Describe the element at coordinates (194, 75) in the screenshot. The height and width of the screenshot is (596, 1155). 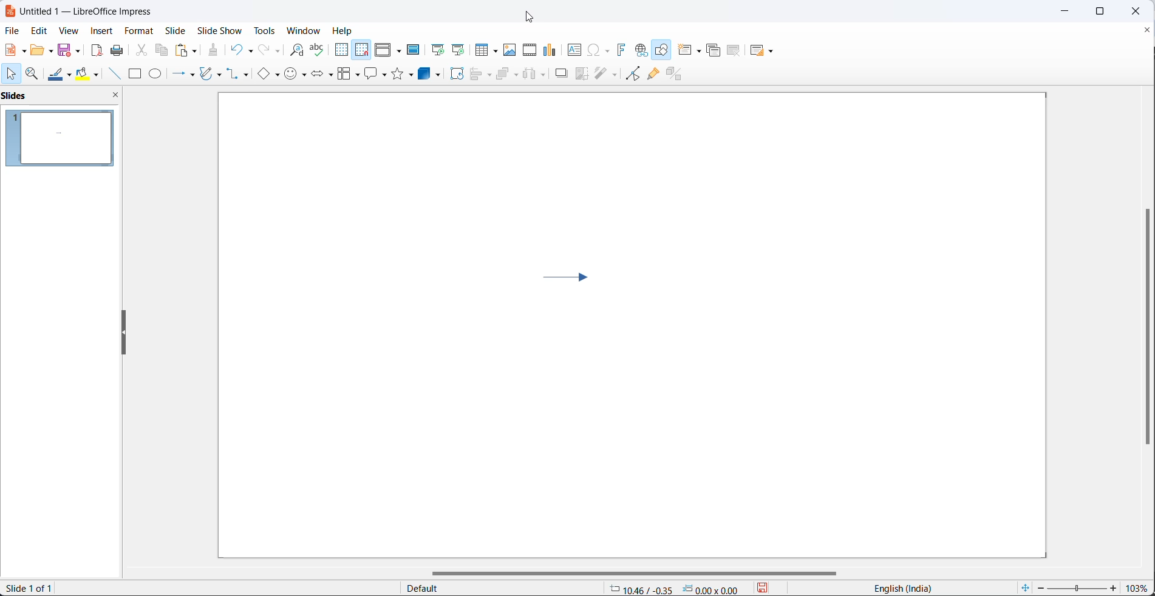
I see `line and arrows options` at that location.